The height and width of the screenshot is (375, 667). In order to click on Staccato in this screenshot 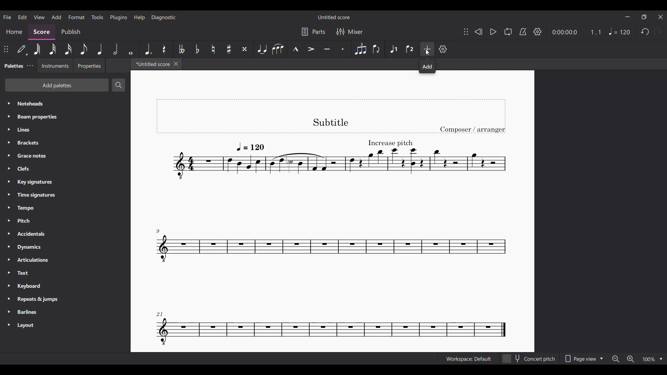, I will do `click(344, 49)`.